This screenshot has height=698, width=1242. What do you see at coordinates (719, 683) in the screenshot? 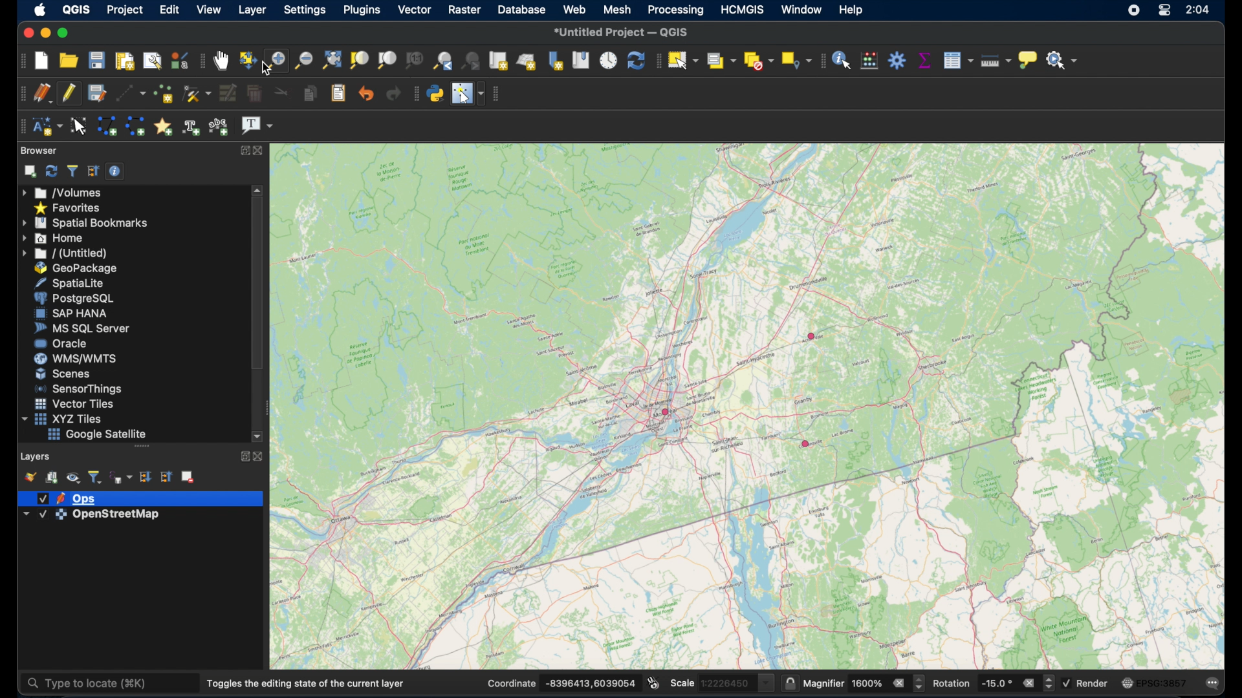
I see `scale ` at bounding box center [719, 683].